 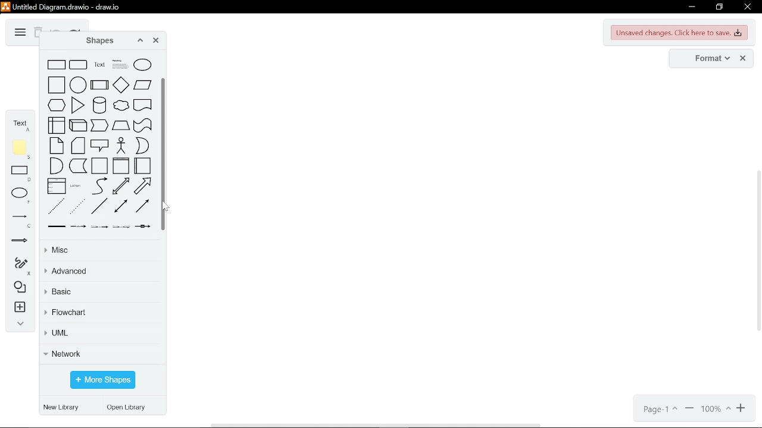 I want to click on container, so click(x=99, y=166).